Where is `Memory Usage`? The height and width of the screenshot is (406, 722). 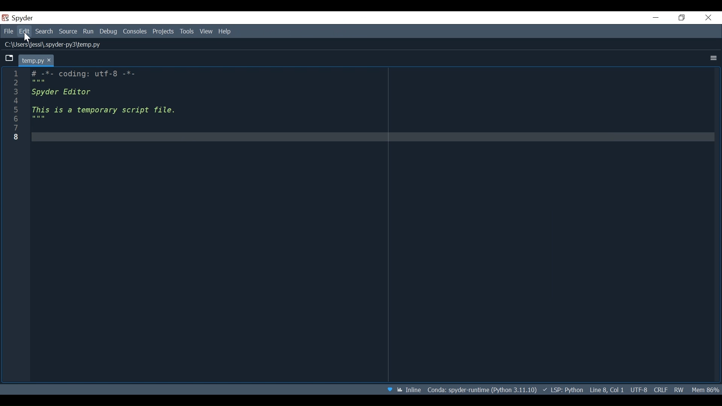
Memory Usage is located at coordinates (705, 389).